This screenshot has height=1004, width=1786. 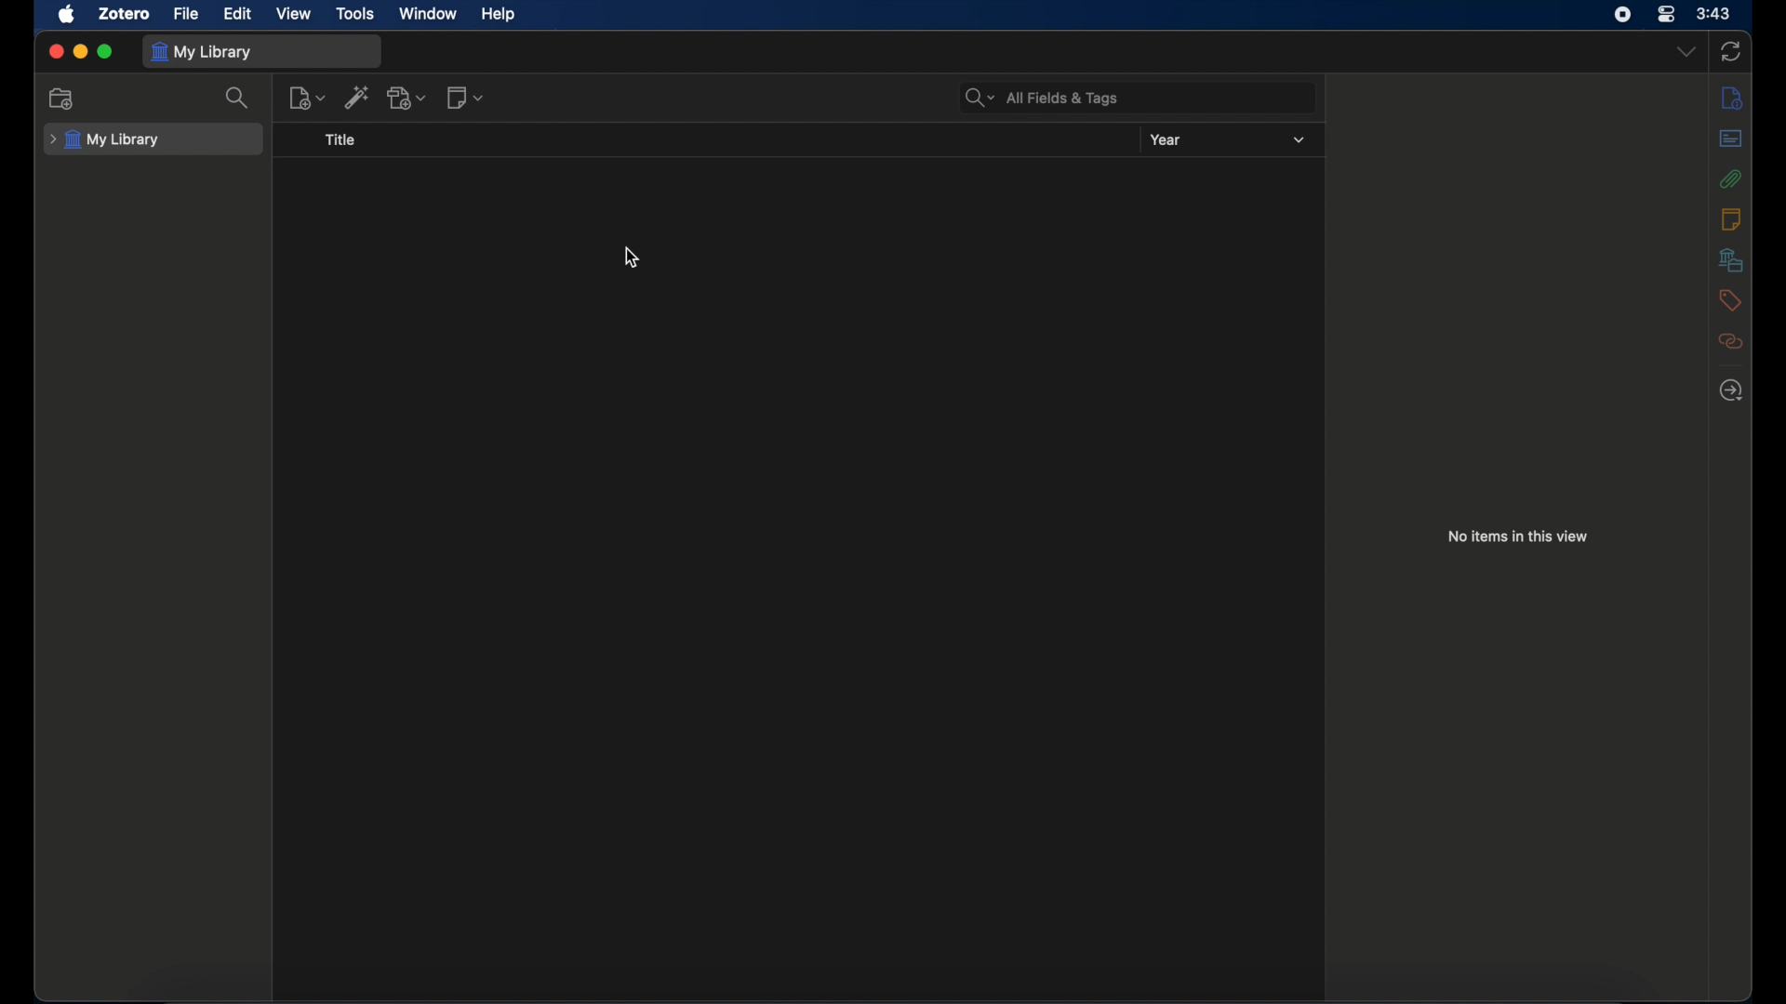 I want to click on search, so click(x=240, y=98).